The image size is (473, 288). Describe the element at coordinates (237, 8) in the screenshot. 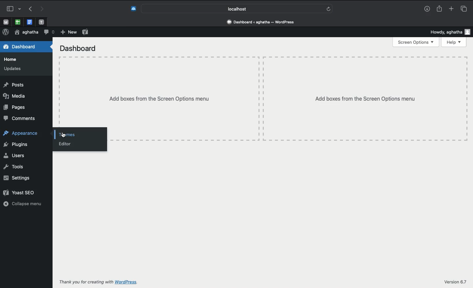

I see `Search bar` at that location.